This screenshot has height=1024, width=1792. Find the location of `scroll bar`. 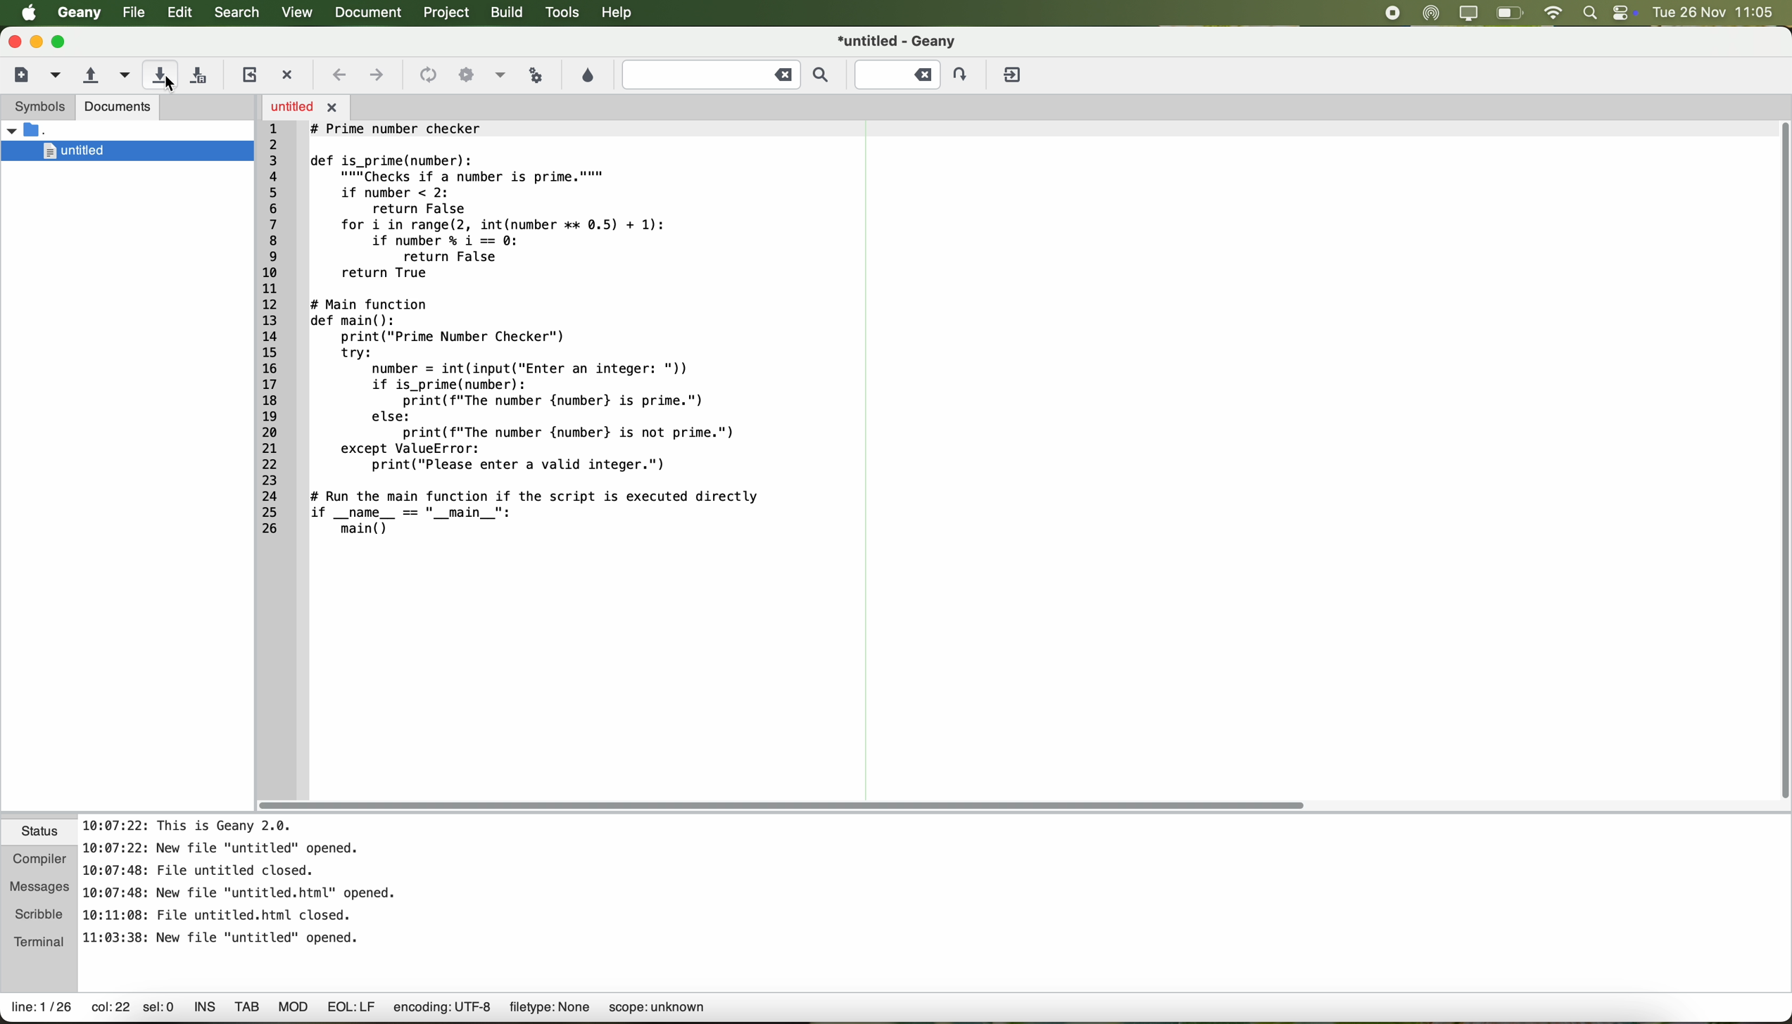

scroll bar is located at coordinates (783, 806).